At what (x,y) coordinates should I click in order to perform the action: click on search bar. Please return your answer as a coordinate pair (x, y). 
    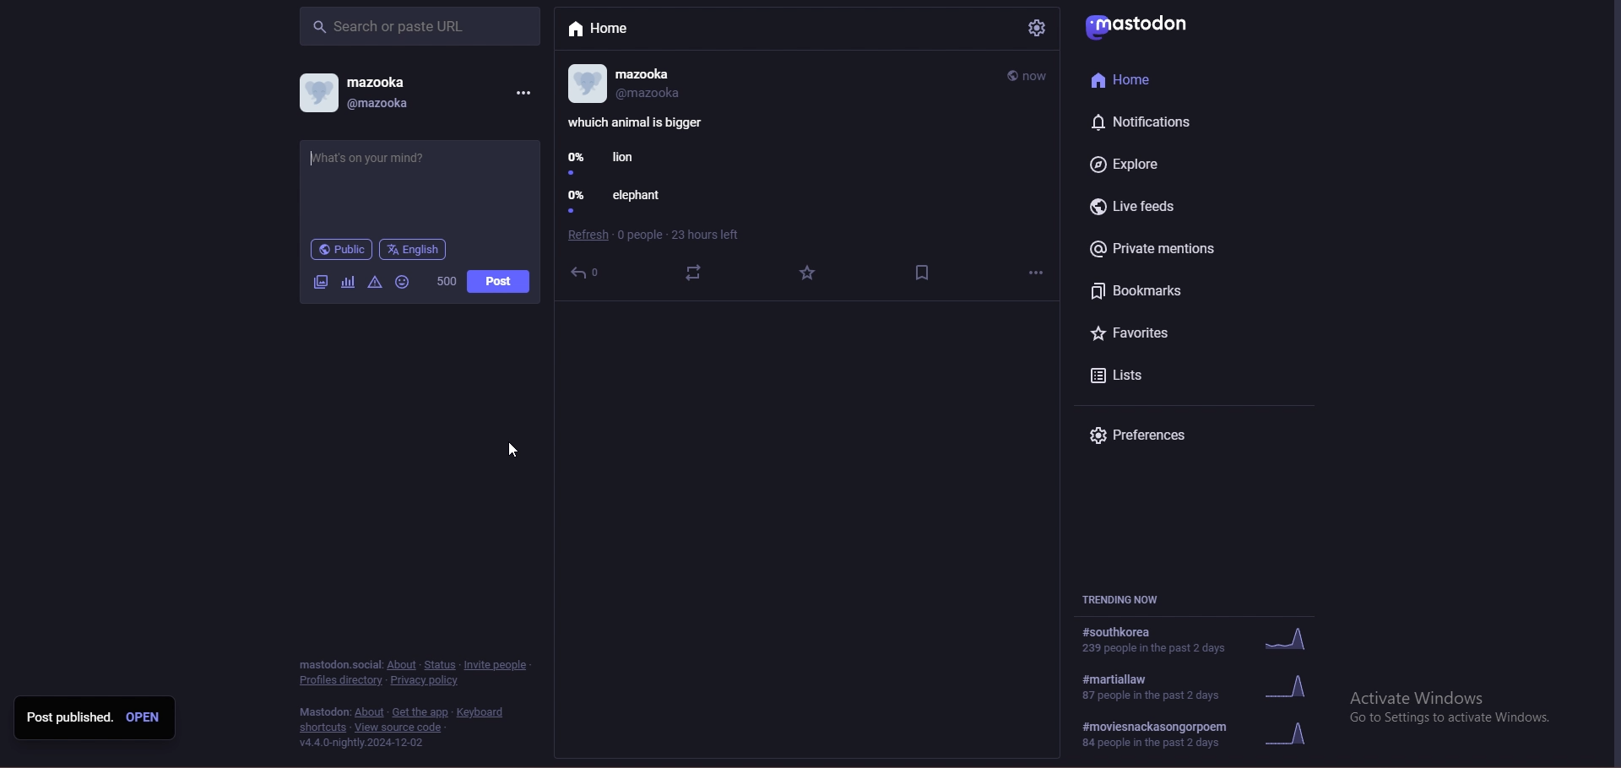
    Looking at the image, I should click on (420, 25).